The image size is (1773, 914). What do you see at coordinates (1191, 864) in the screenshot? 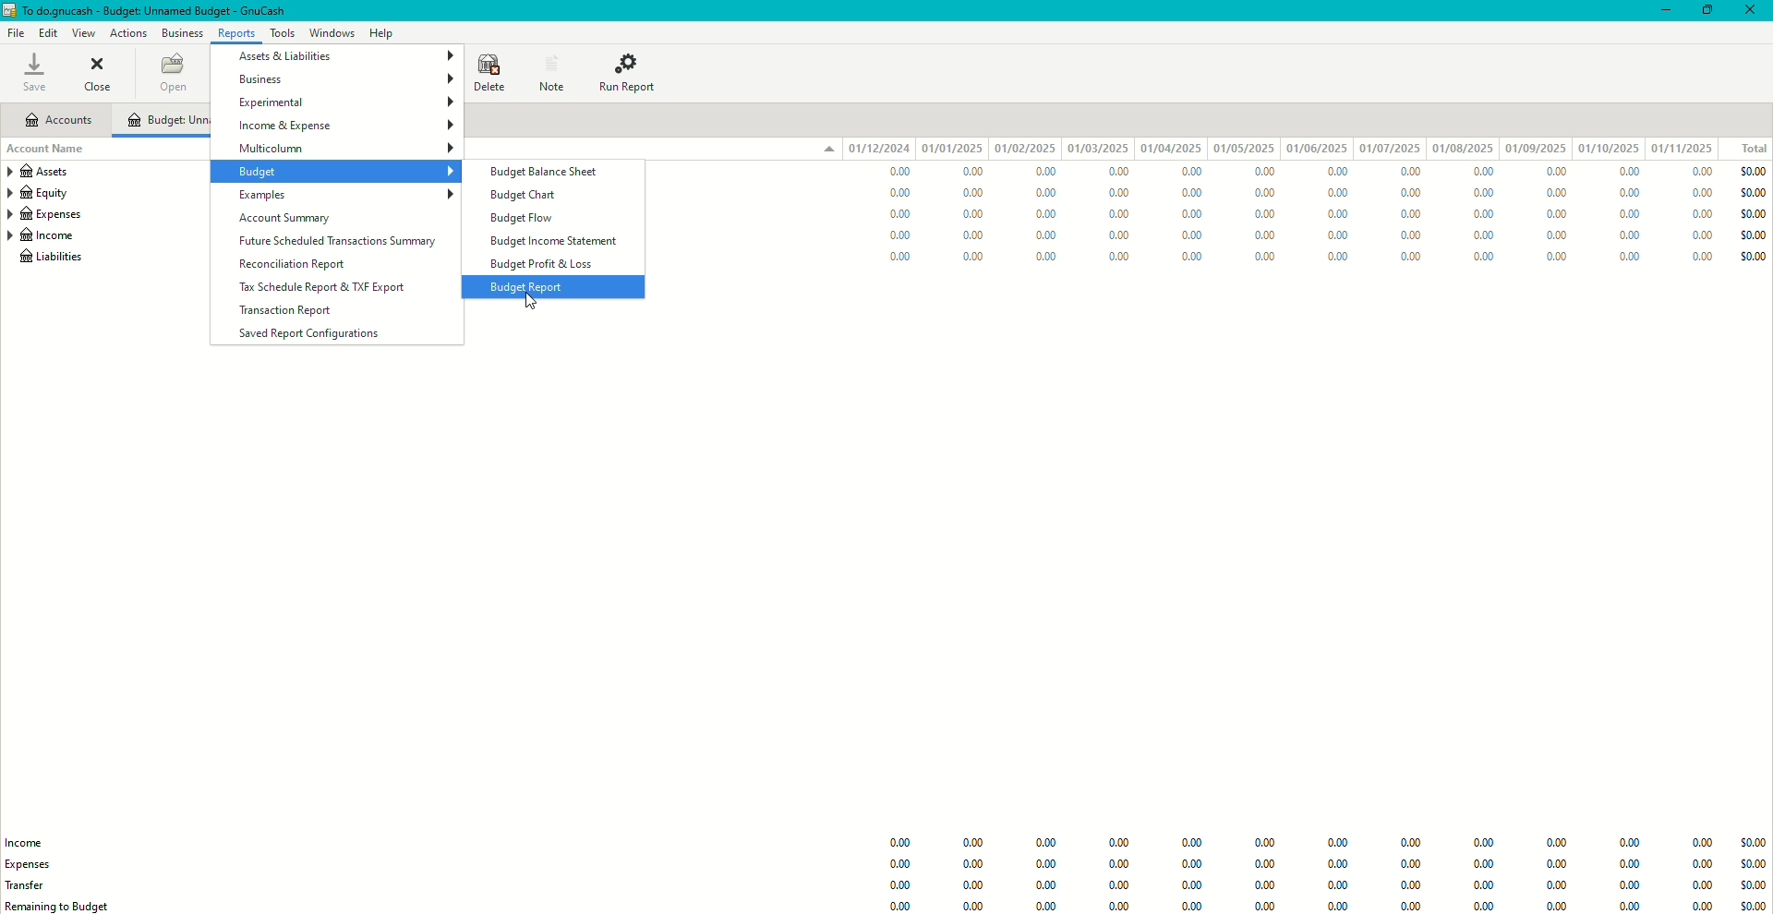
I see `0.00` at bounding box center [1191, 864].